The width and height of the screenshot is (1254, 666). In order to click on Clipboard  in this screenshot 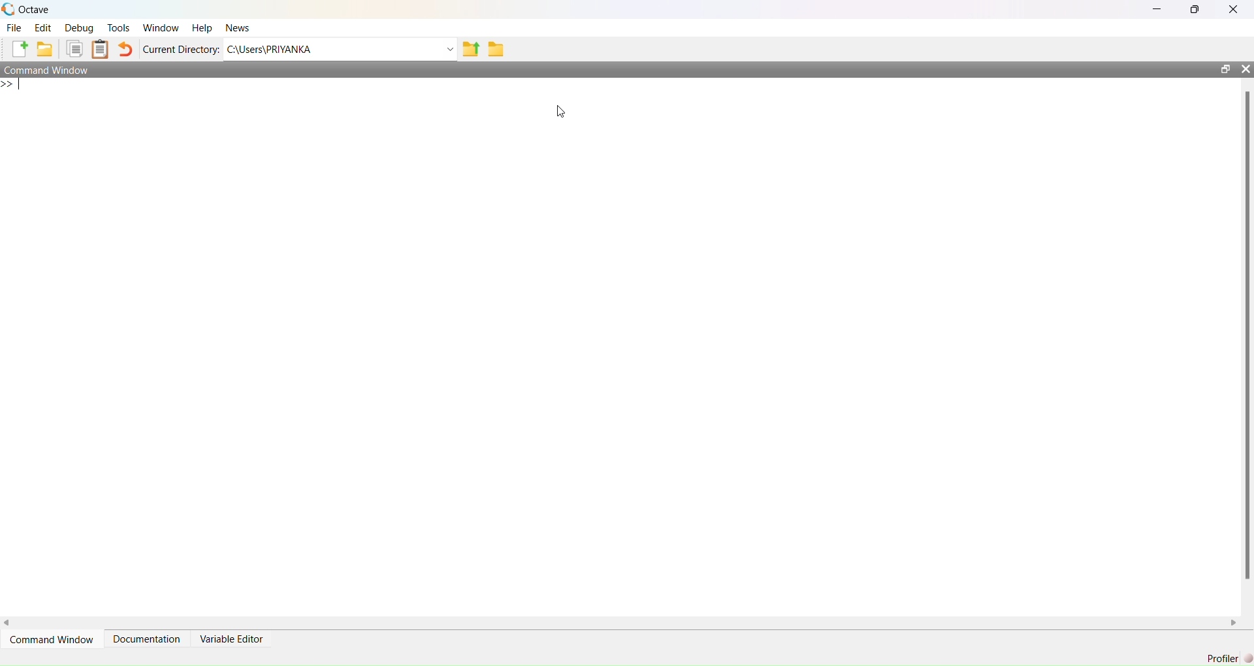, I will do `click(101, 48)`.